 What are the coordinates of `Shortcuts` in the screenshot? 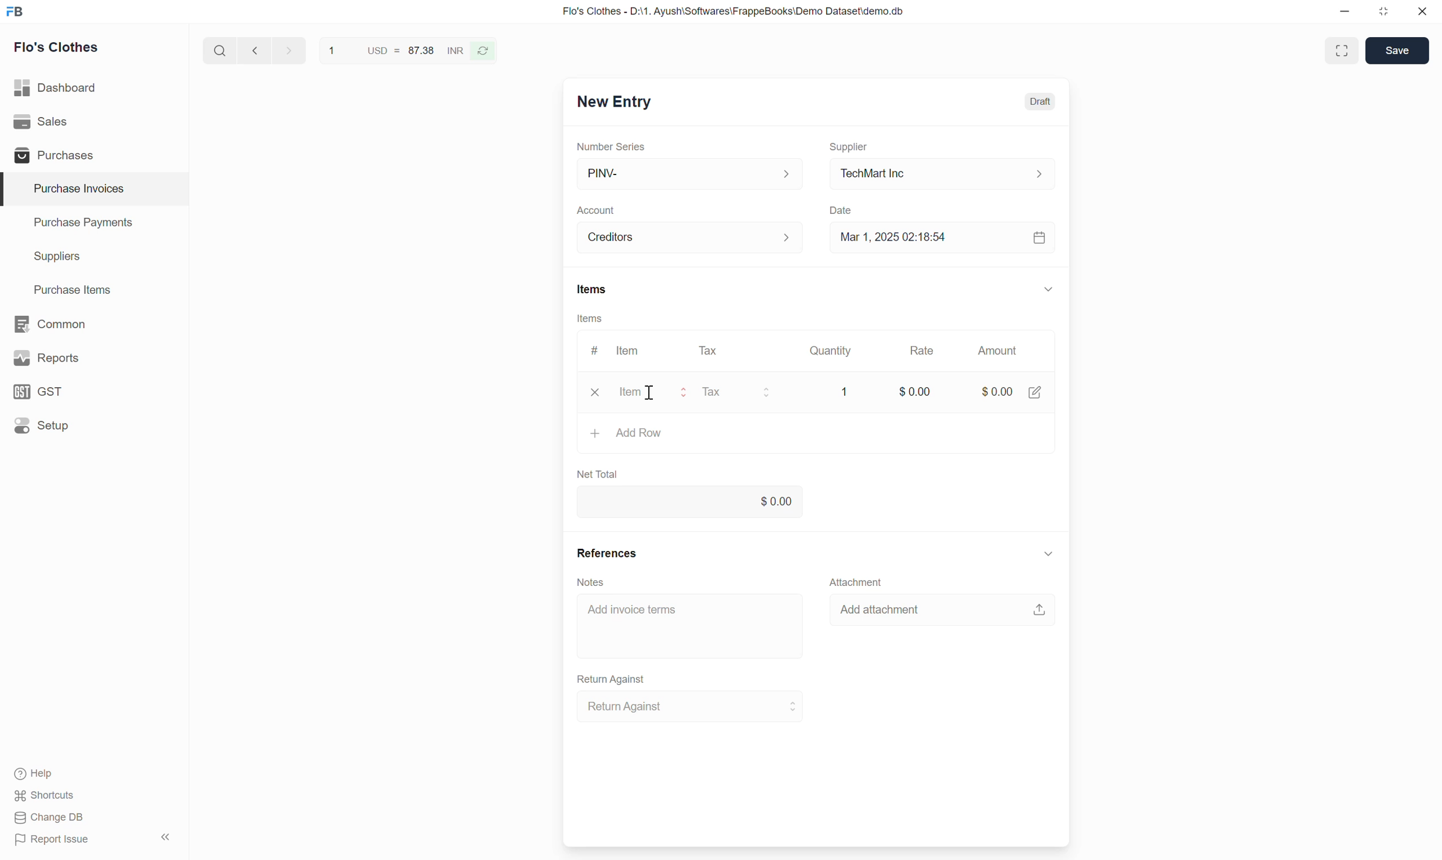 It's located at (45, 796).